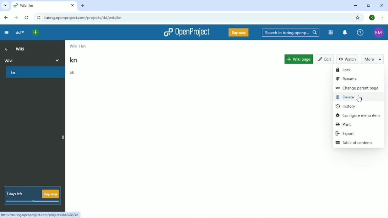 This screenshot has height=218, width=388. What do you see at coordinates (6, 18) in the screenshot?
I see `Back` at bounding box center [6, 18].